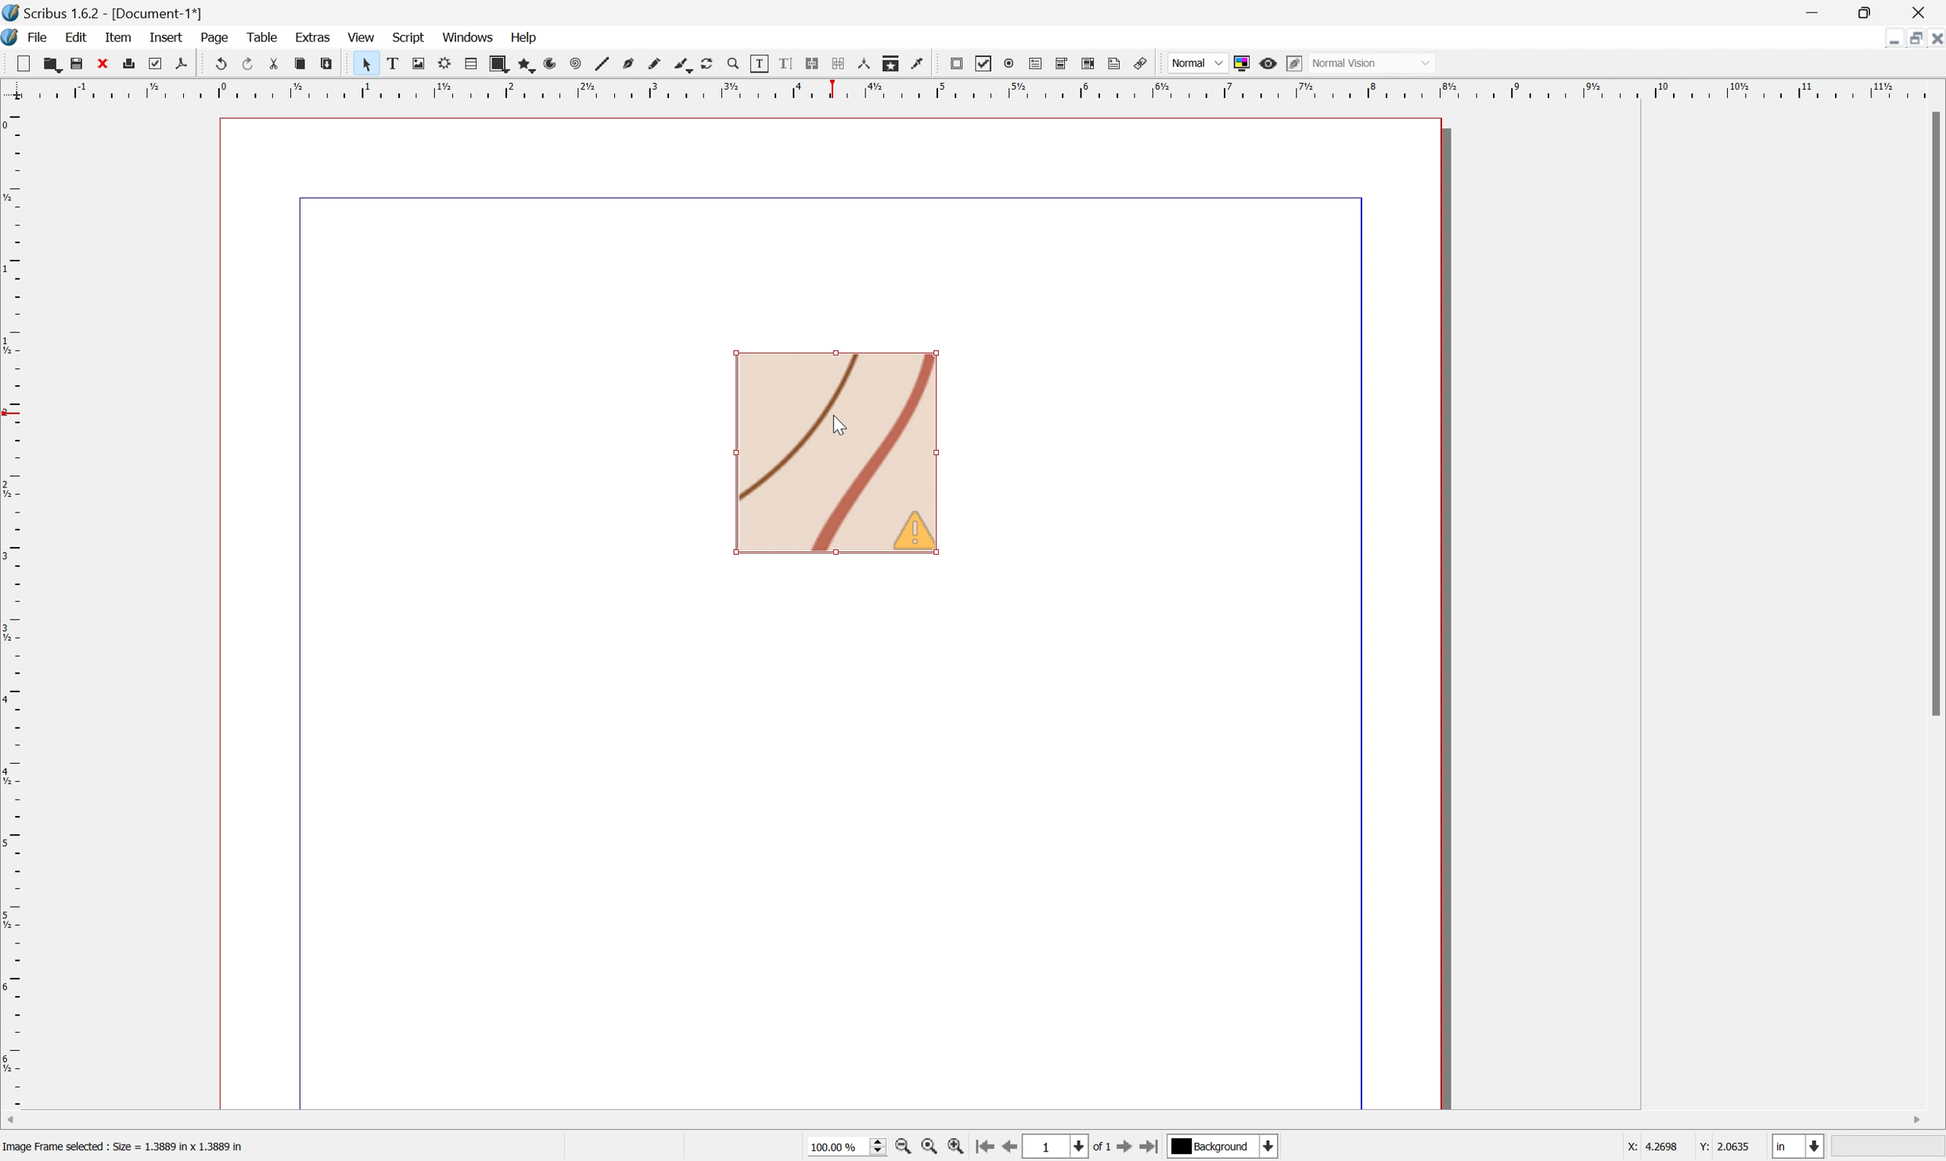  What do you see at coordinates (837, 455) in the screenshot?
I see `Image` at bounding box center [837, 455].